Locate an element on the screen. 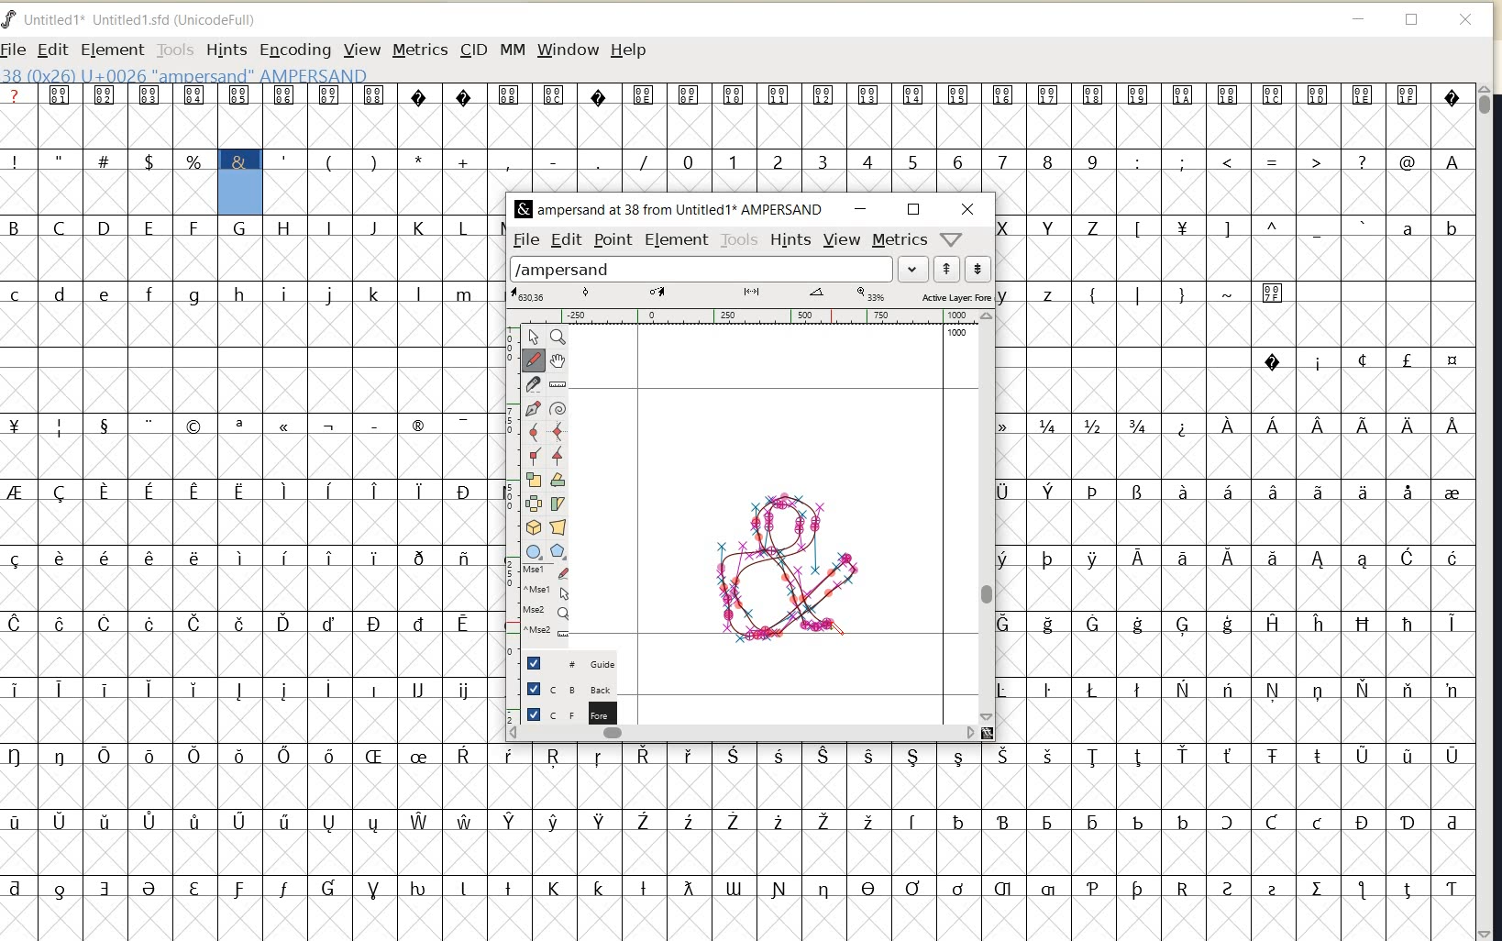 The width and height of the screenshot is (1502, 941). SCROLLBAR is located at coordinates (744, 736).